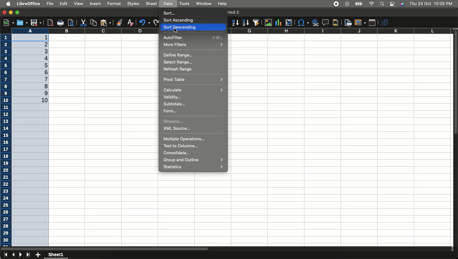 Image resolution: width=458 pixels, height=259 pixels. I want to click on Subtotals..., so click(175, 104).